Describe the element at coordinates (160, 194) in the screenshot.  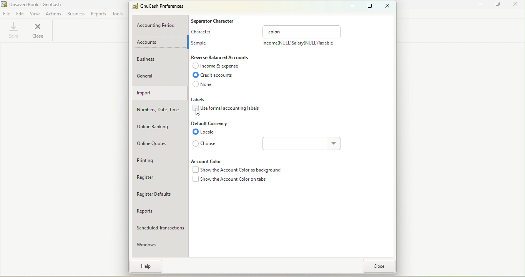
I see `Register defaults` at that location.